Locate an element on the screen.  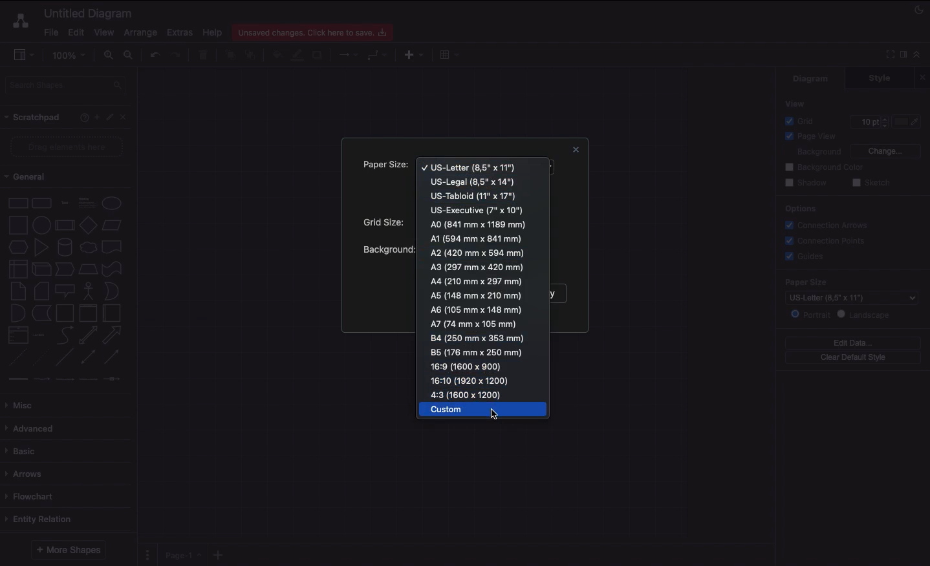
US letter is located at coordinates (470, 167).